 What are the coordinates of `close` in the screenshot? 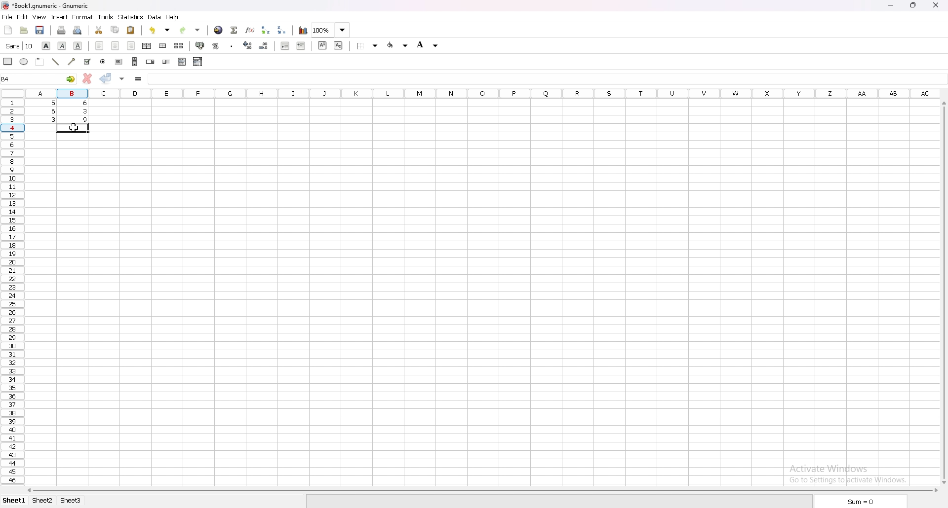 It's located at (936, 4).